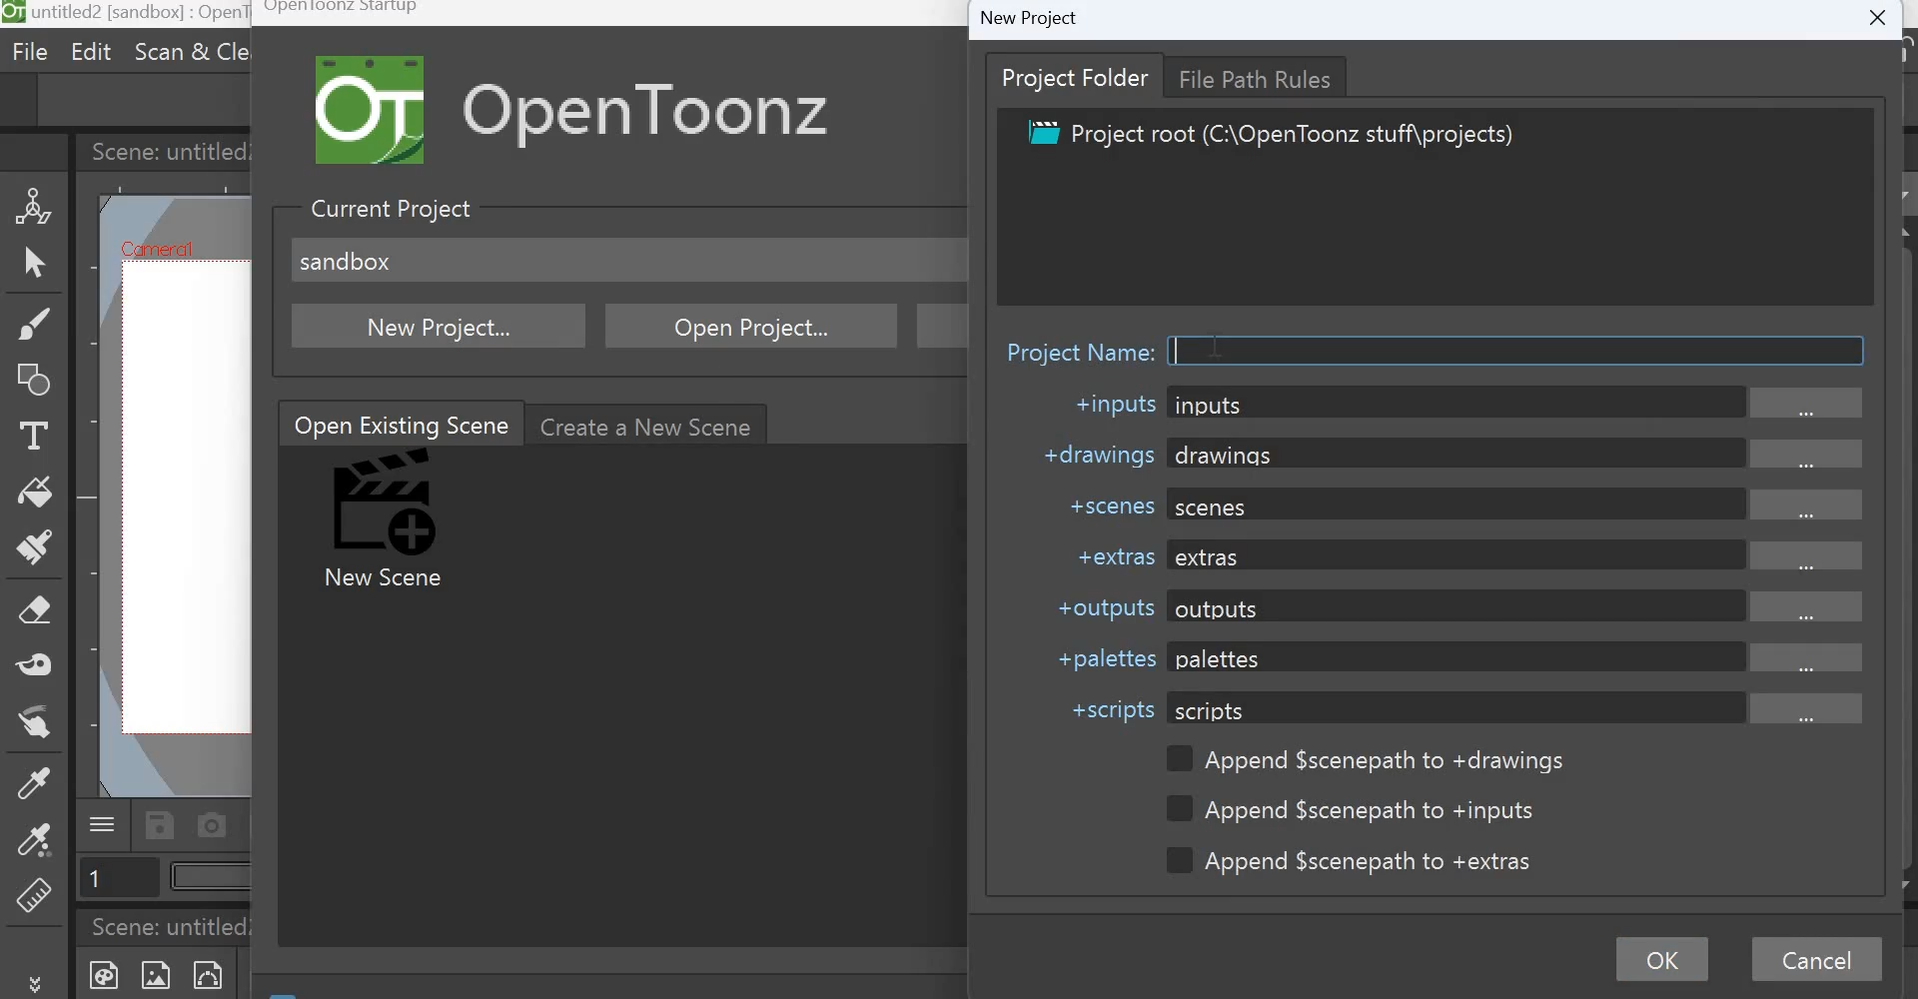 This screenshot has height=999, width=1918. I want to click on Fill tool, so click(35, 493).